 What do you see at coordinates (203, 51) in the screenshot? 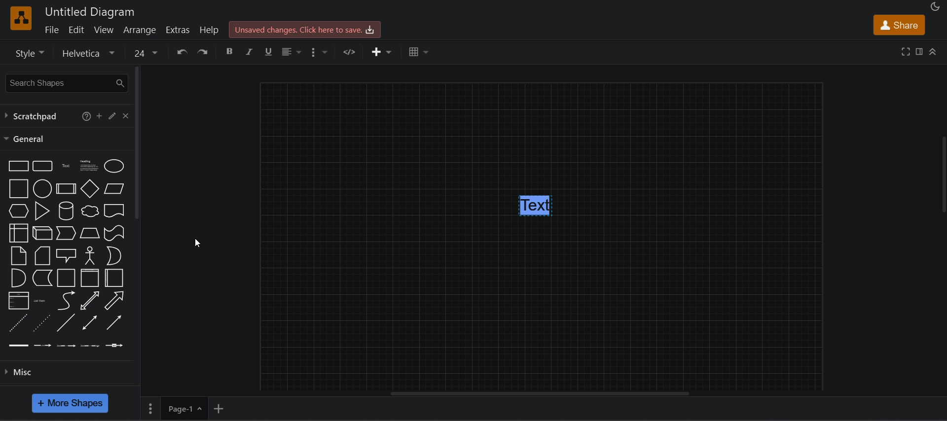
I see `redo` at bounding box center [203, 51].